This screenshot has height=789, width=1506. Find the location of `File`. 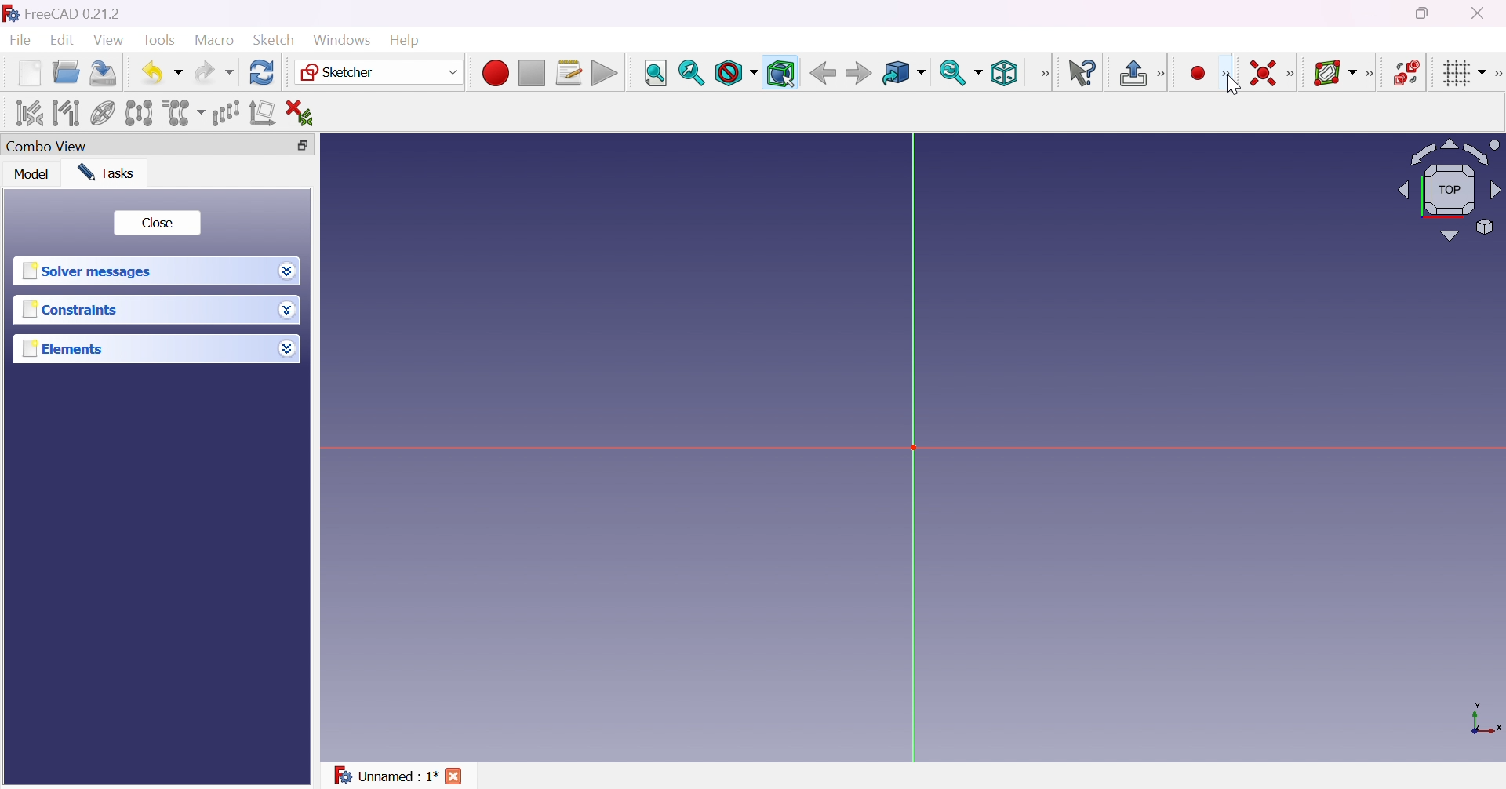

File is located at coordinates (20, 42).